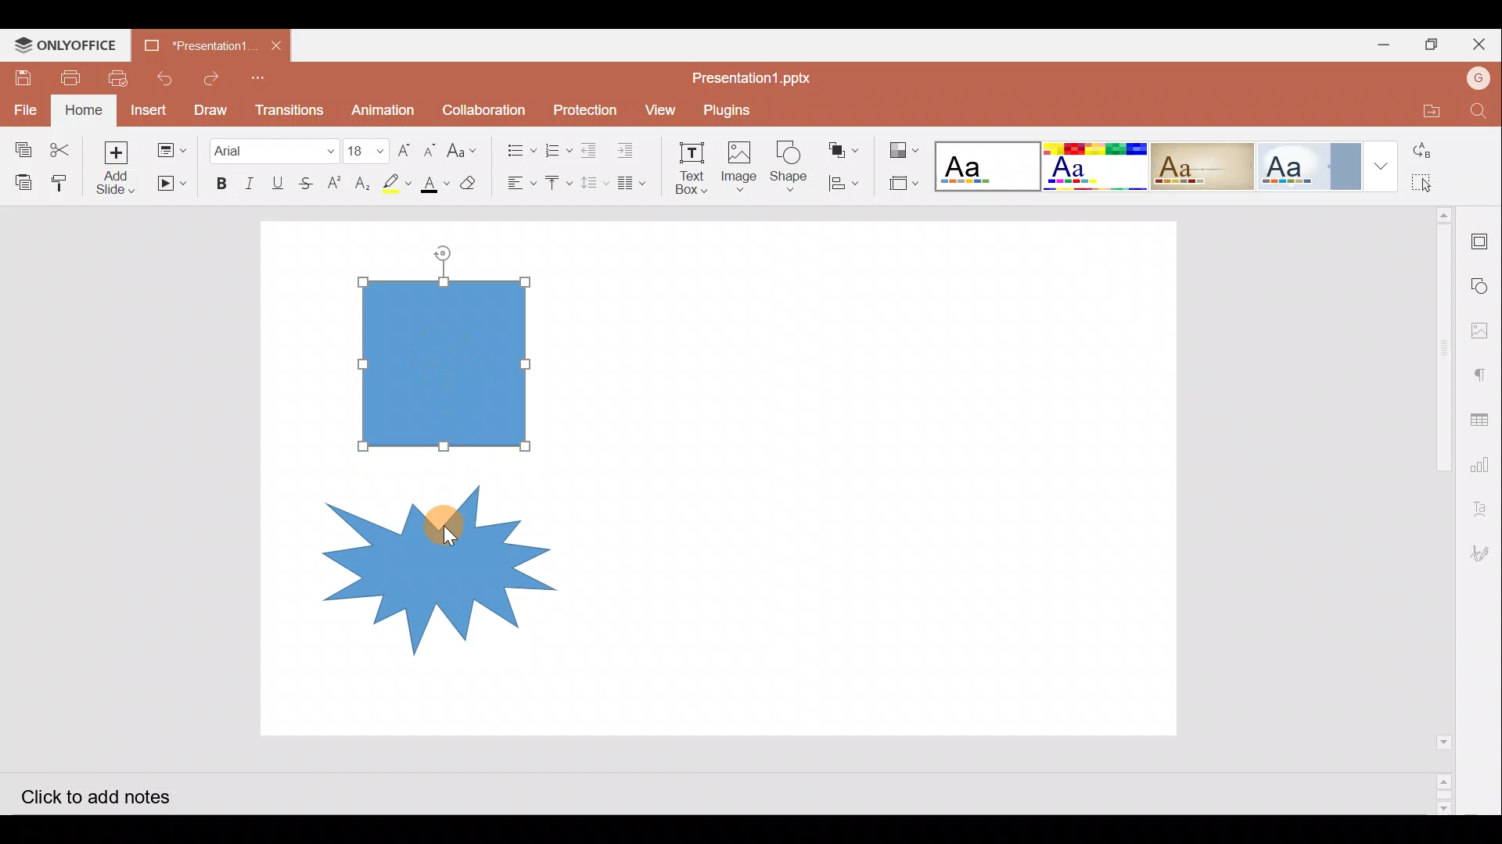  Describe the element at coordinates (1310, 165) in the screenshot. I see `Official` at that location.